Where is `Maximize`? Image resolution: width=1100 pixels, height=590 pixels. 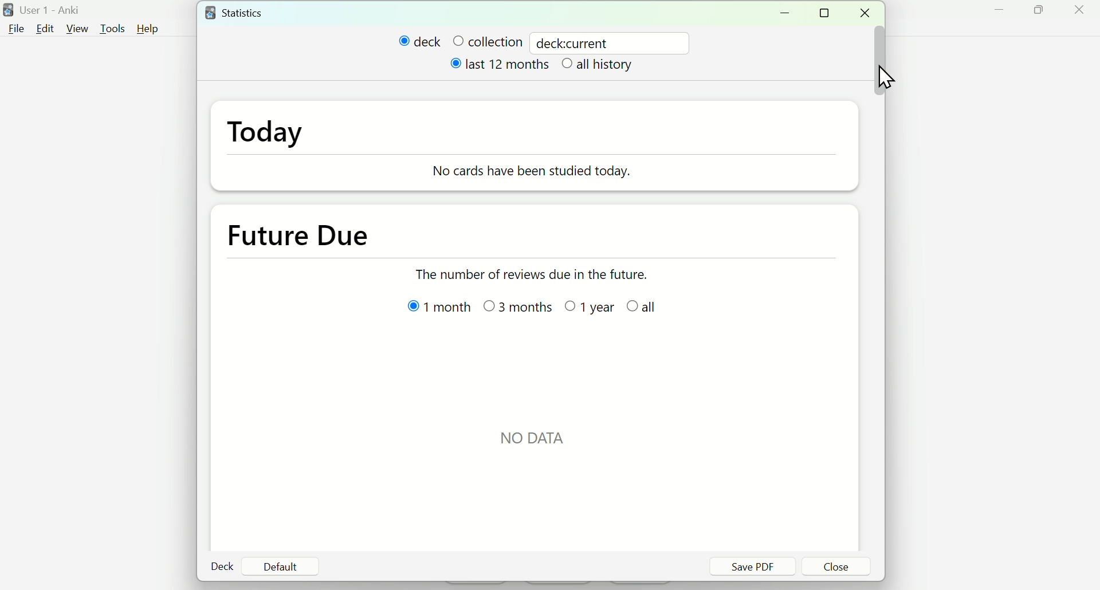 Maximize is located at coordinates (828, 14).